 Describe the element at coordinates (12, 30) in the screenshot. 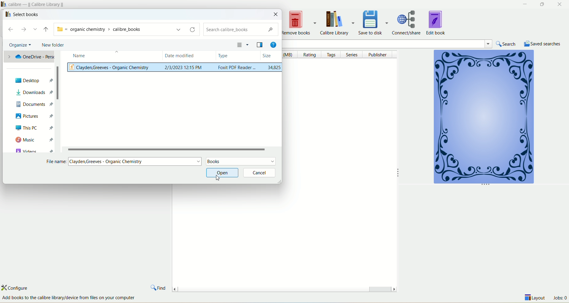

I see `back` at that location.